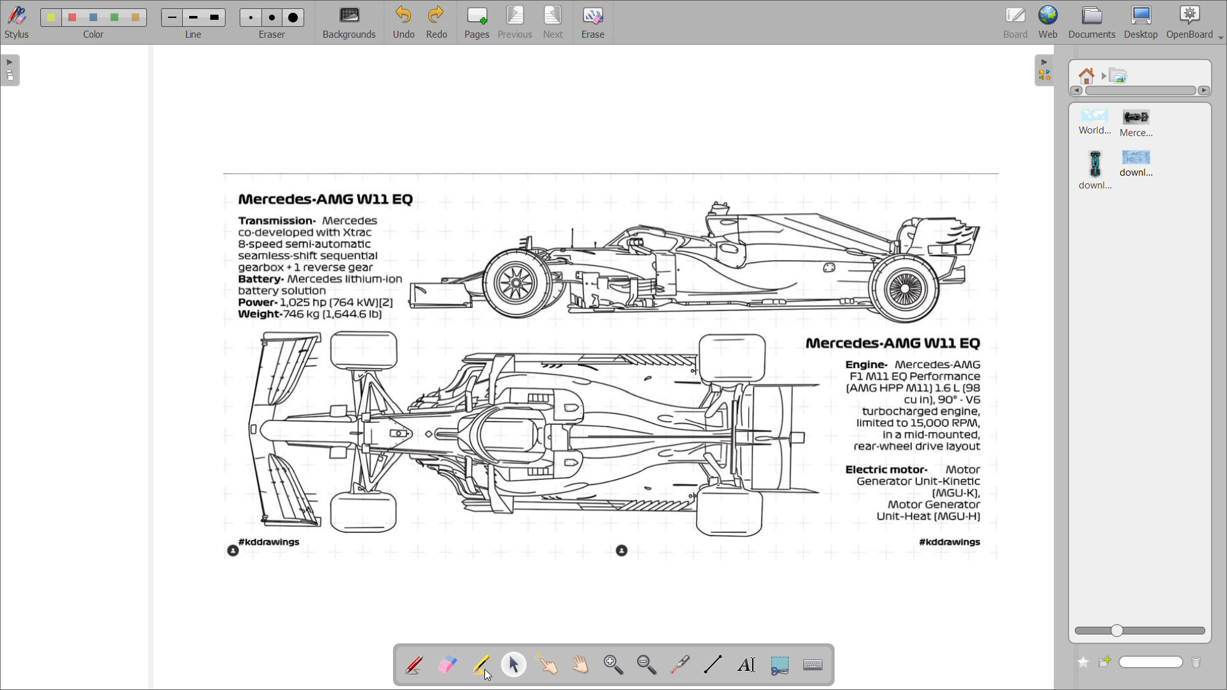 This screenshot has height=690, width=1227. What do you see at coordinates (518, 665) in the screenshot?
I see `select and modify objects` at bounding box center [518, 665].